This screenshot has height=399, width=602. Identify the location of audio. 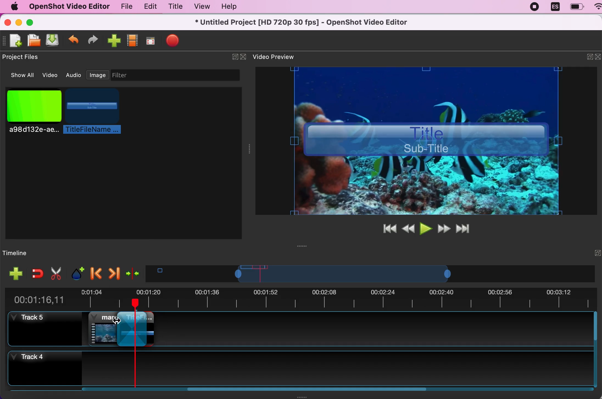
(74, 75).